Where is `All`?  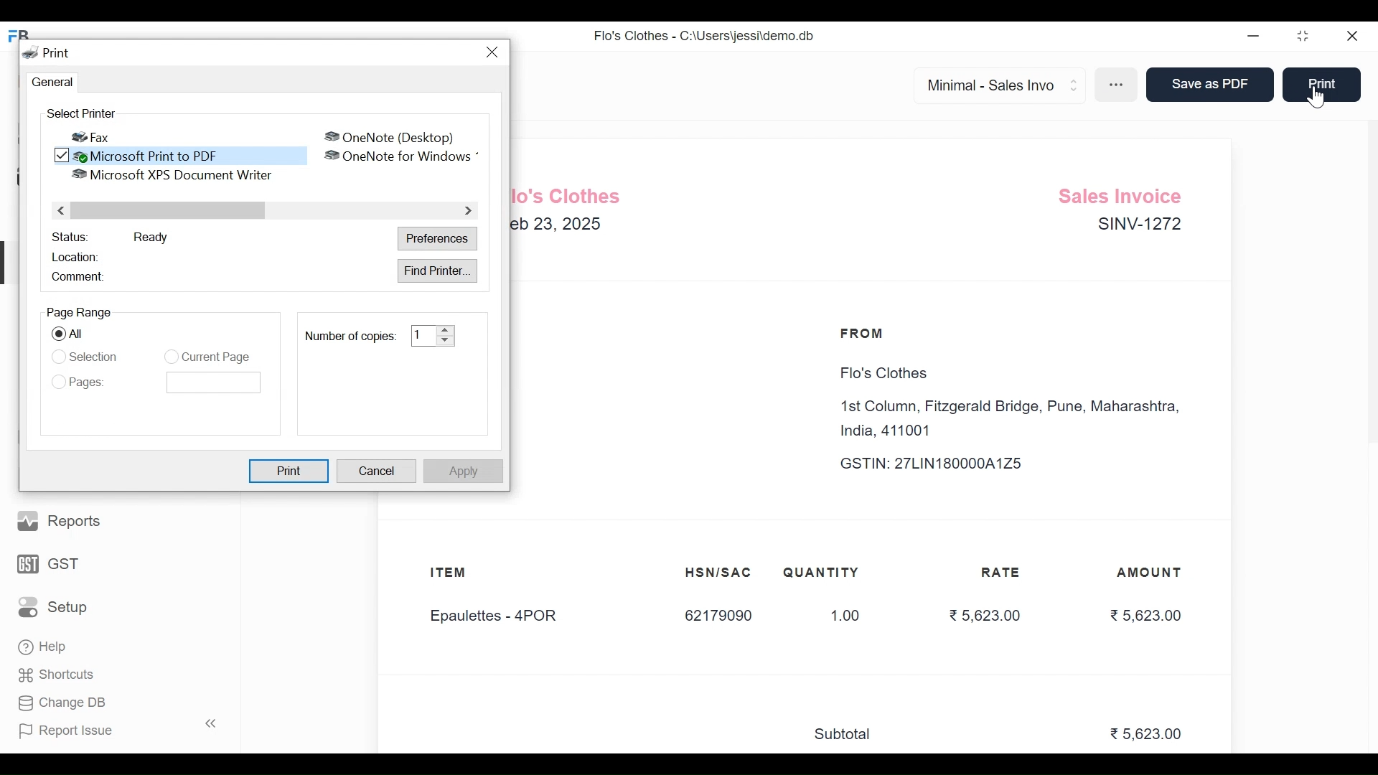
All is located at coordinates (83, 335).